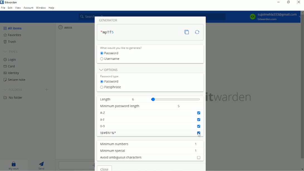 The height and width of the screenshot is (171, 304). Describe the element at coordinates (107, 113) in the screenshot. I see `A-Z` at that location.